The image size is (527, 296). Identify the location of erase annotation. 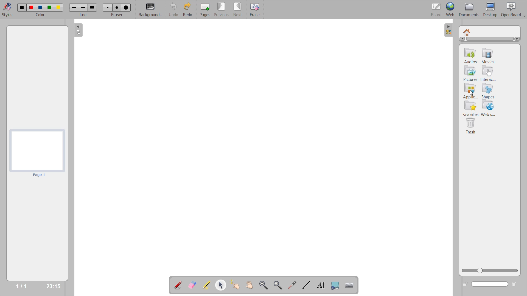
(193, 285).